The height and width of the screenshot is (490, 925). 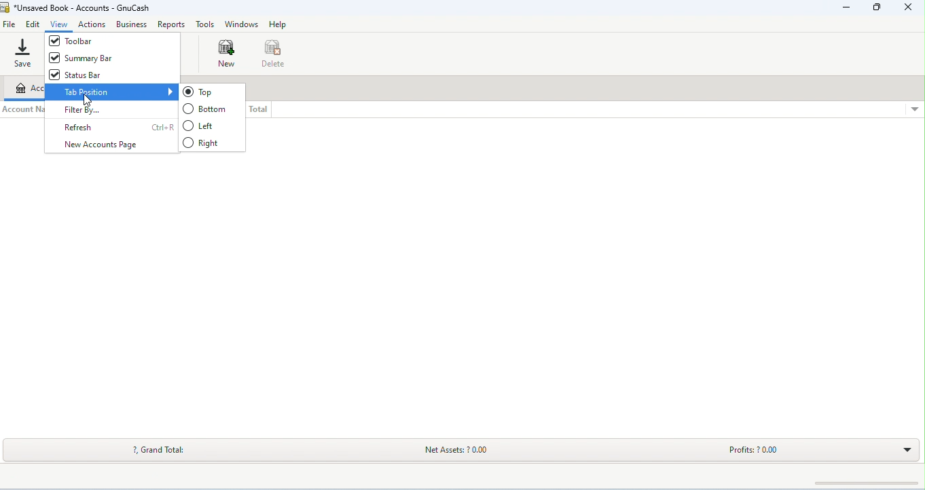 What do you see at coordinates (909, 7) in the screenshot?
I see `close` at bounding box center [909, 7].